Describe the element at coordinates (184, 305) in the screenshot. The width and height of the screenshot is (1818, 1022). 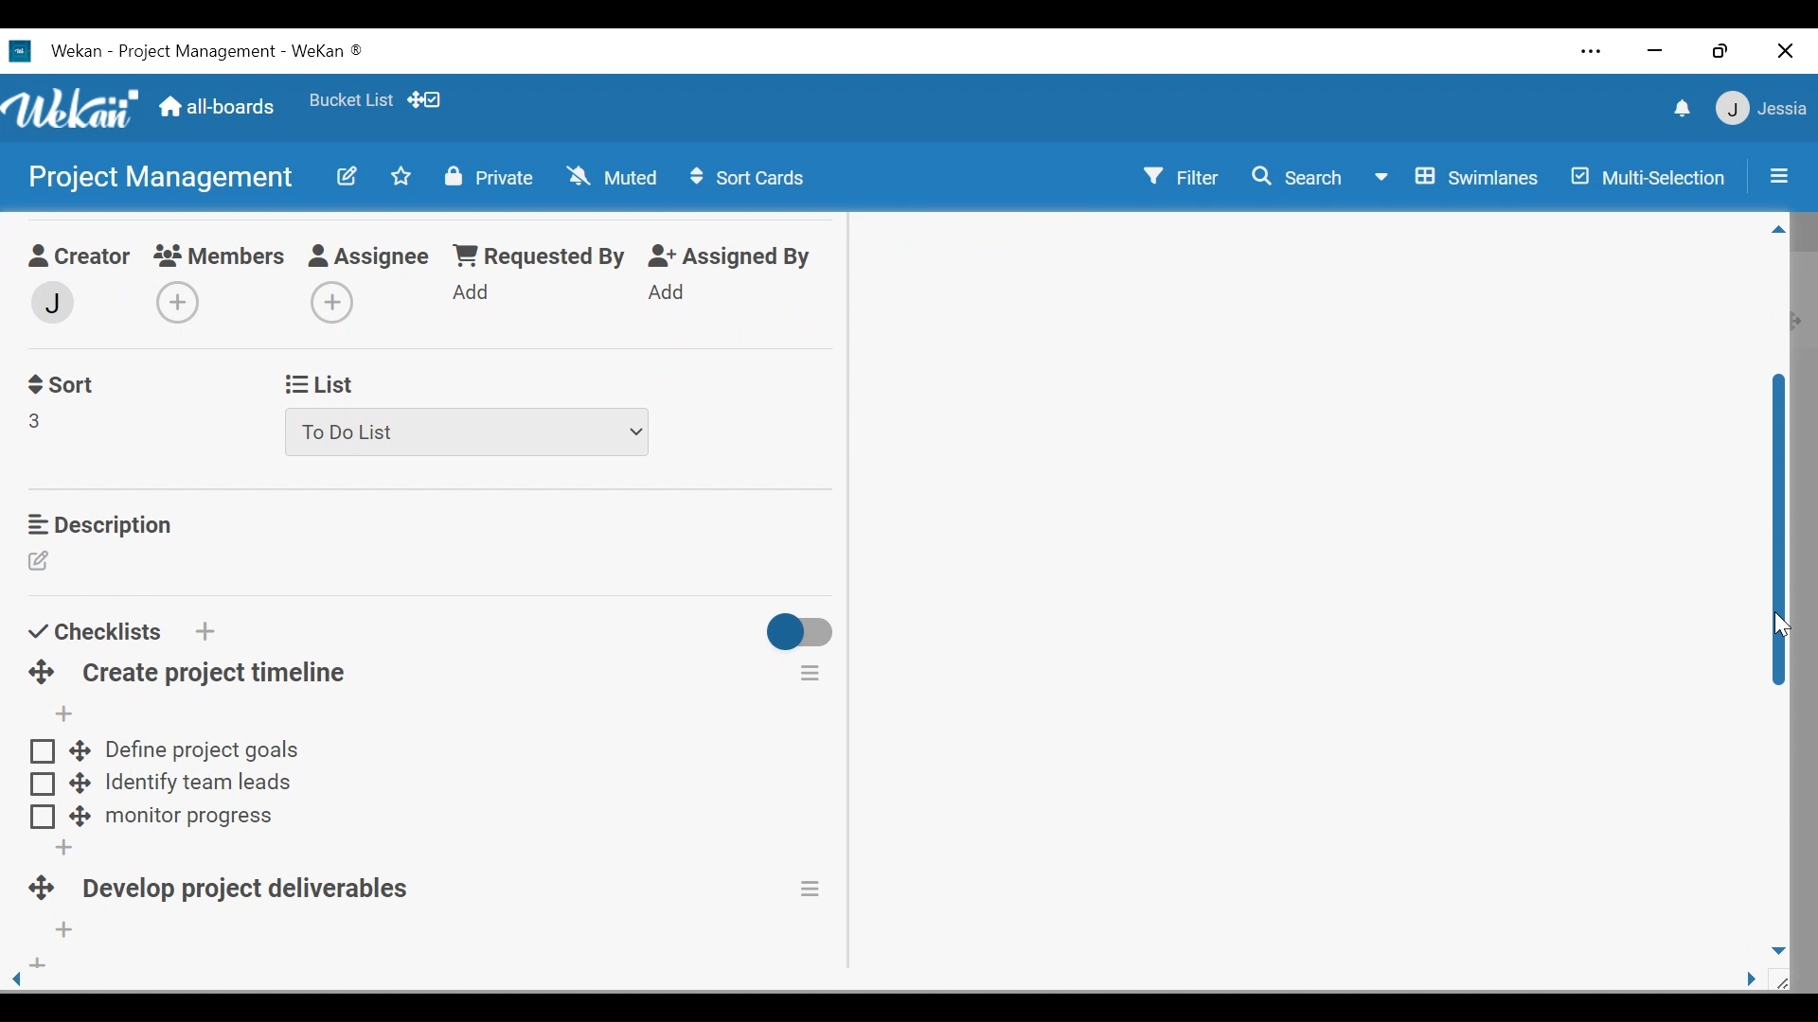
I see `Add members` at that location.